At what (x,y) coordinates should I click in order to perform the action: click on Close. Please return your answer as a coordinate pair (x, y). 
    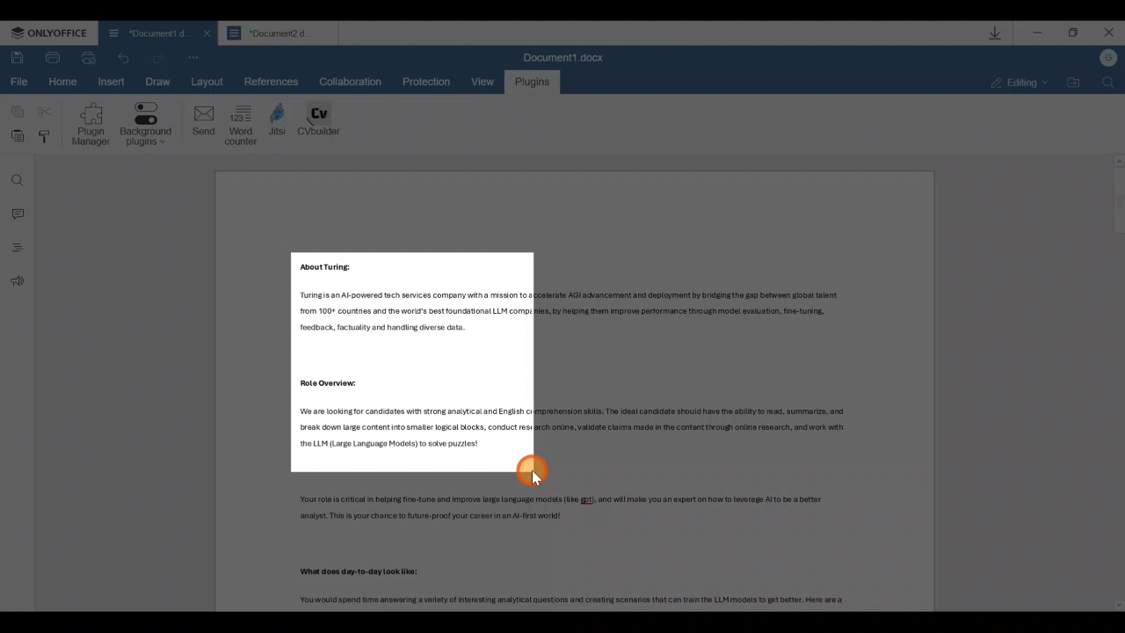
    Looking at the image, I should click on (1109, 35).